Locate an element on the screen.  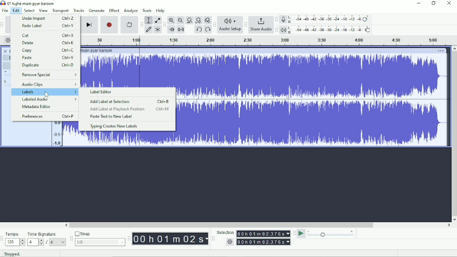
Audio Setup is located at coordinates (230, 25).